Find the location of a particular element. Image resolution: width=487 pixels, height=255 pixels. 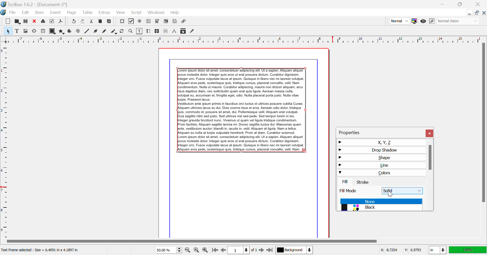

Measurement Units is located at coordinates (438, 250).